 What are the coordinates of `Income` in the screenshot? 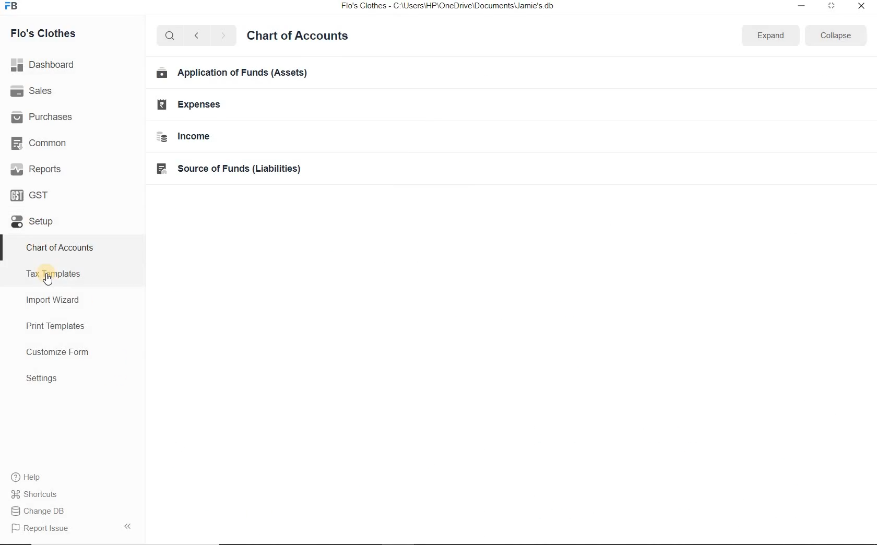 It's located at (250, 135).